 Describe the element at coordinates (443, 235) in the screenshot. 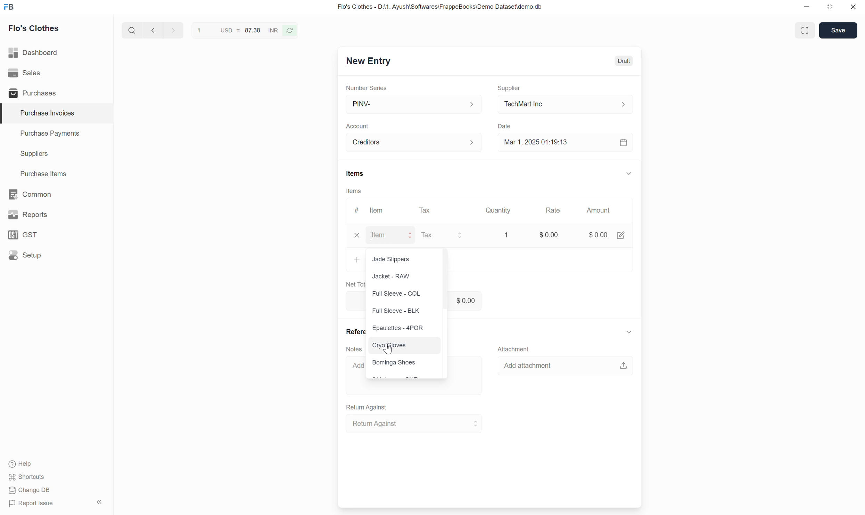

I see `Tax` at that location.